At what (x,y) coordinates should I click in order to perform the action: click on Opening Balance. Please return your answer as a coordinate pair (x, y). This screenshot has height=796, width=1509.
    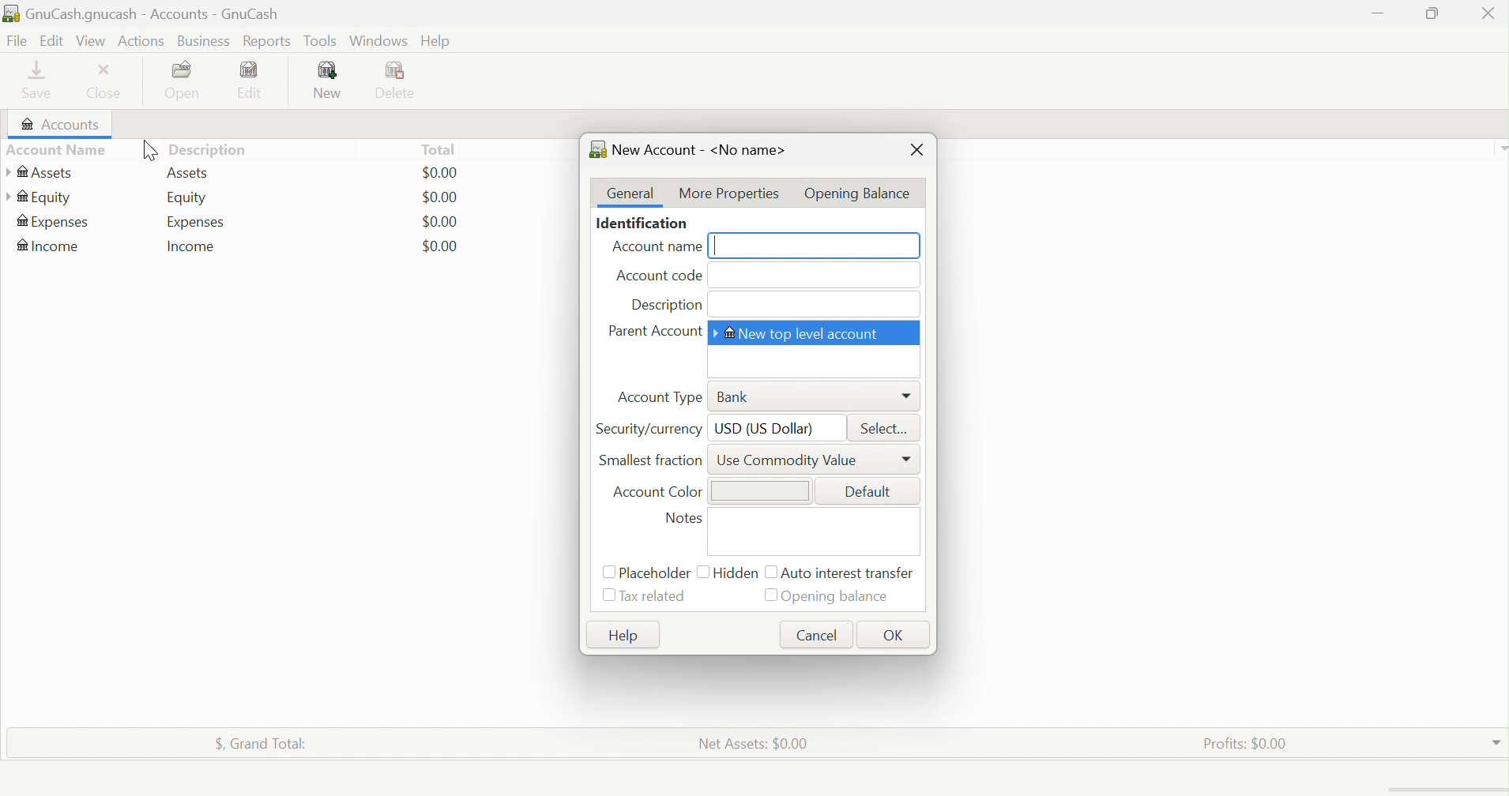
    Looking at the image, I should click on (860, 190).